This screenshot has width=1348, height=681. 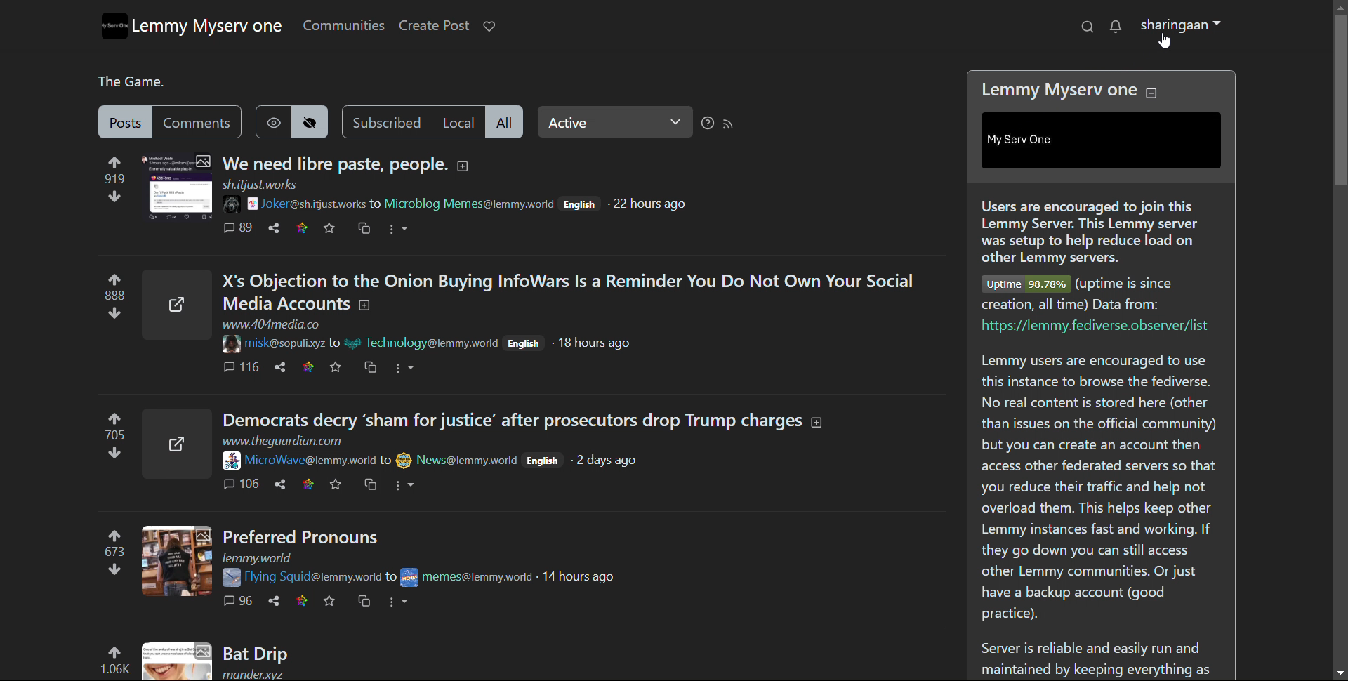 I want to click on poster display picture, so click(x=352, y=344).